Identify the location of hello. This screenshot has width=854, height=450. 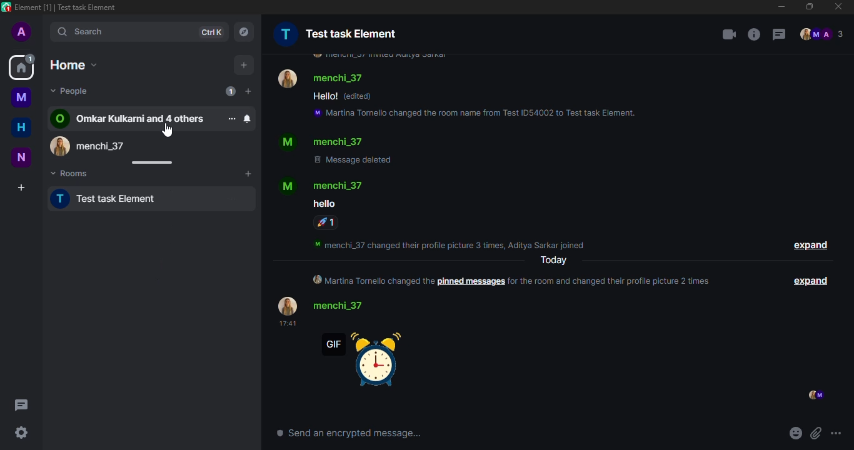
(323, 204).